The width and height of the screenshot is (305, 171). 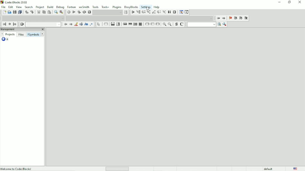 I want to click on Minimize, so click(x=280, y=2).